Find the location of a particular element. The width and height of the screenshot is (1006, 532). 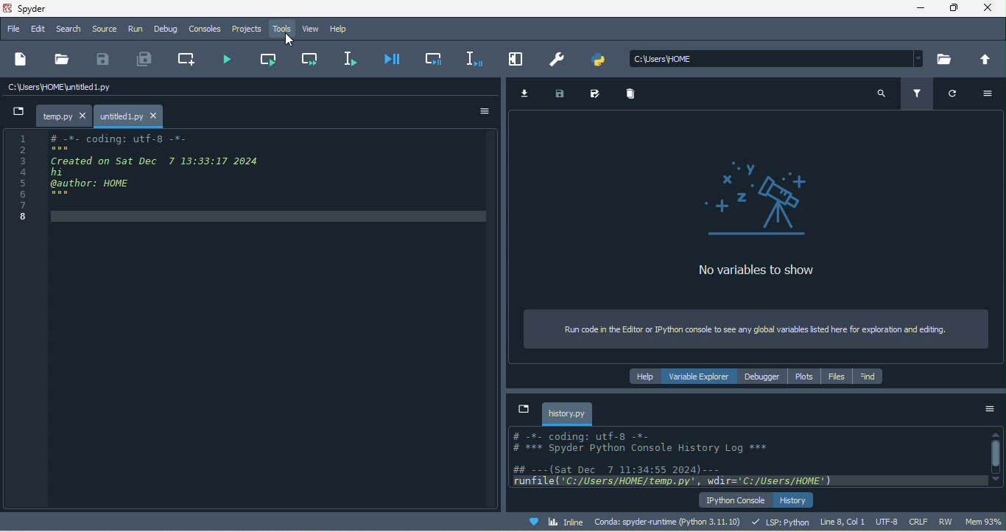

debugger is located at coordinates (764, 377).